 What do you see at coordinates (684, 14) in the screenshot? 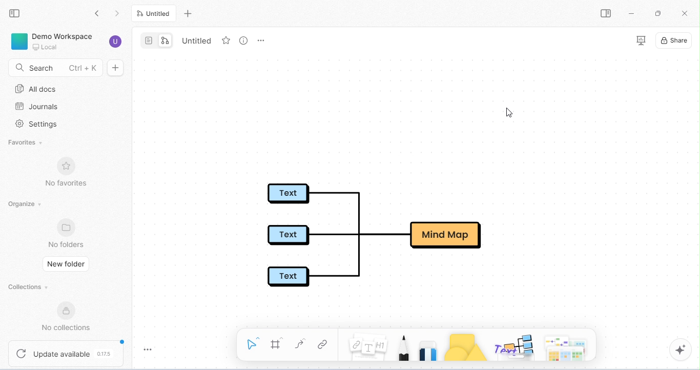
I see `close` at bounding box center [684, 14].